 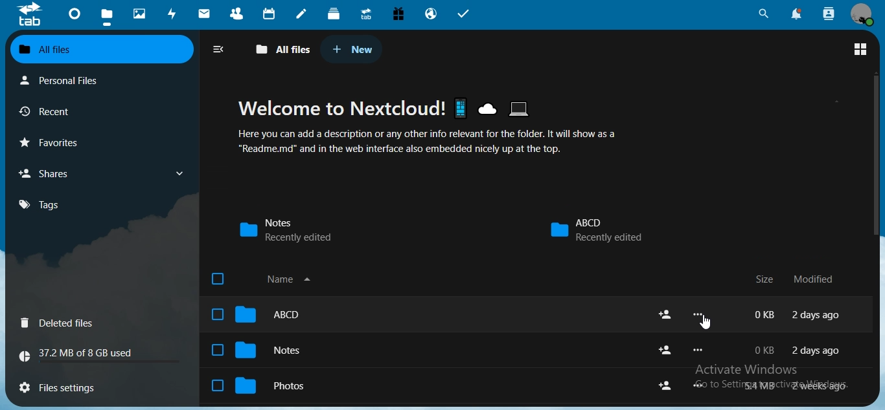 I want to click on size, so click(x=766, y=279).